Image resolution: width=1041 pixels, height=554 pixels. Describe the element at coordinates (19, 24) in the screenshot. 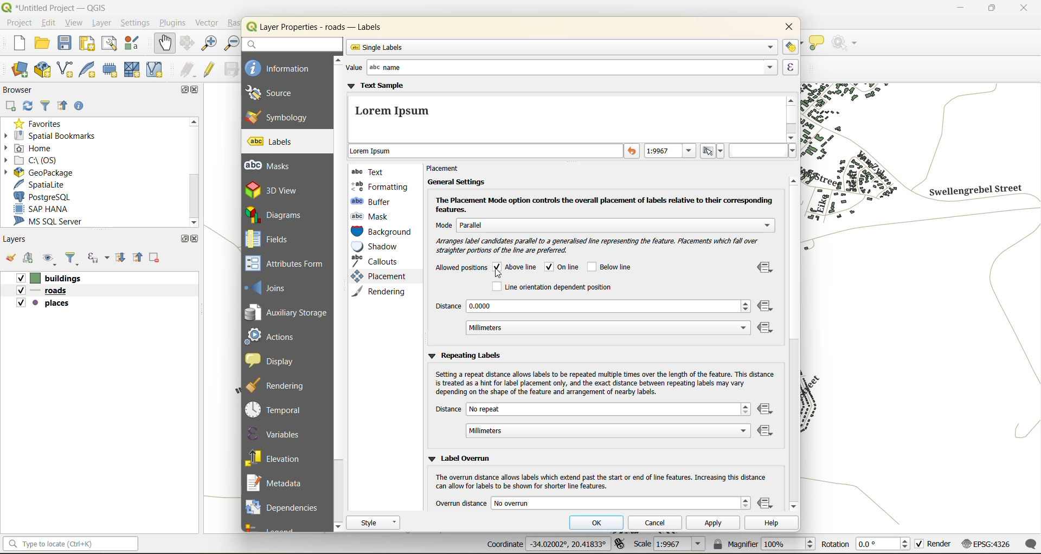

I see `project` at that location.